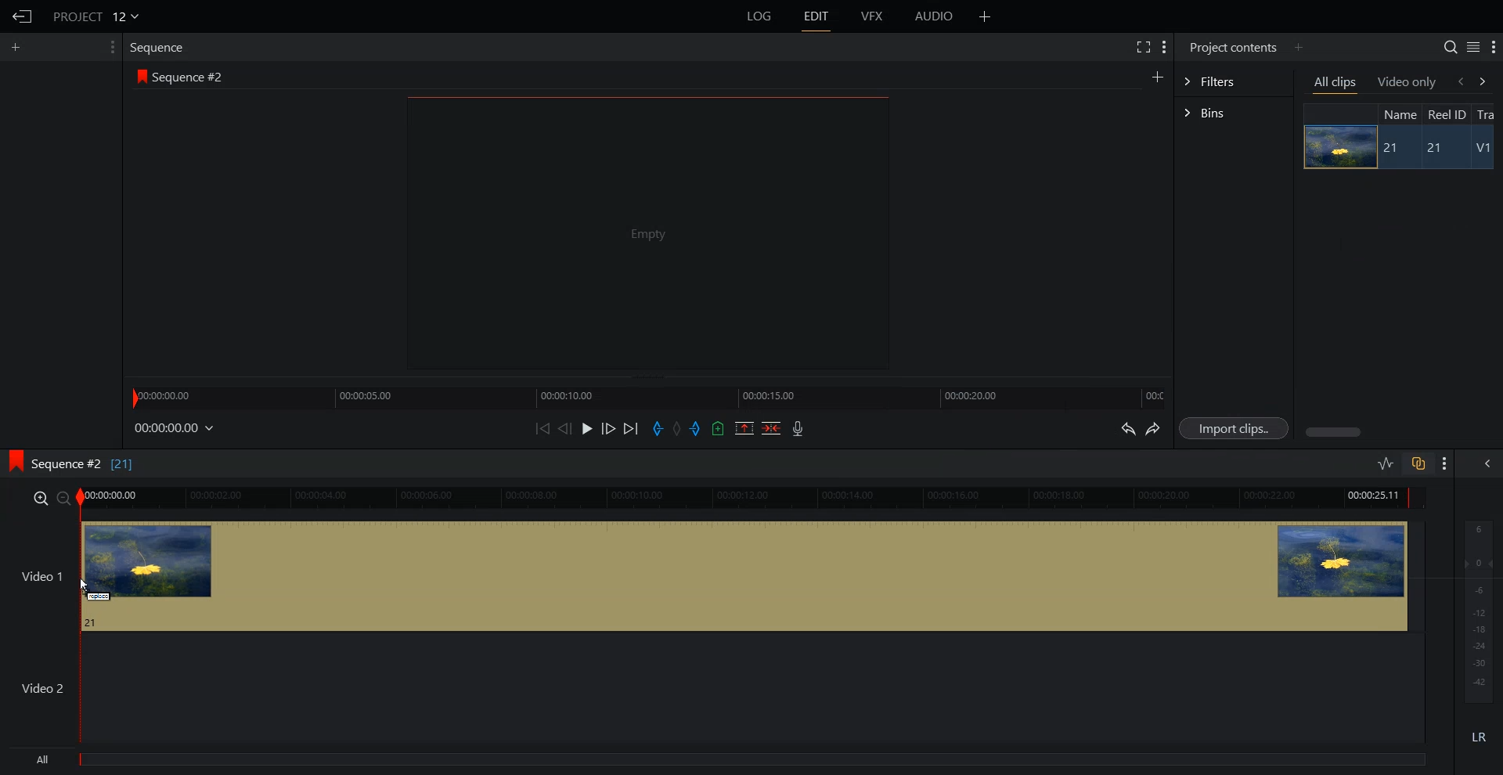  What do you see at coordinates (1451, 47) in the screenshot?
I see `Search` at bounding box center [1451, 47].